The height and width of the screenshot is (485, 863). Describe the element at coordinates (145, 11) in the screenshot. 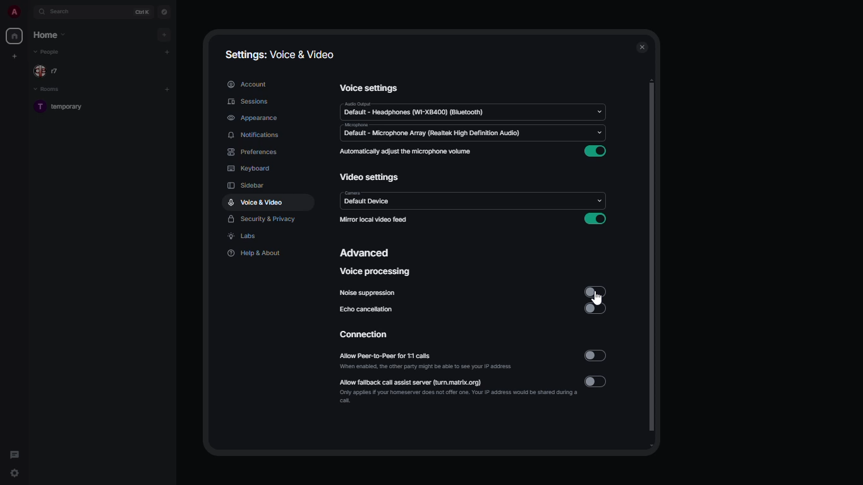

I see `ctrl K` at that location.